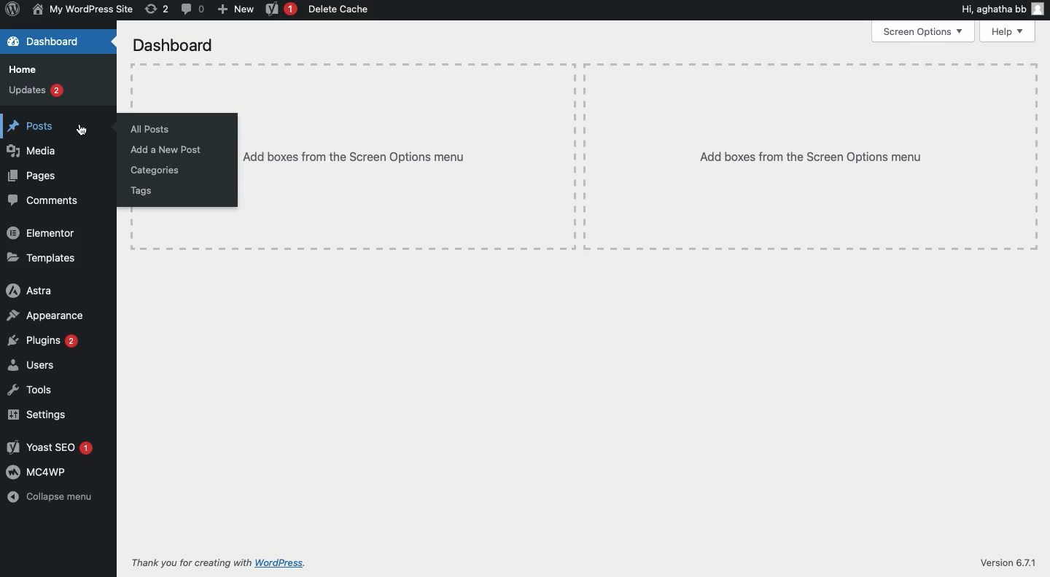 Image resolution: width=1050 pixels, height=577 pixels. I want to click on Templates, so click(45, 259).